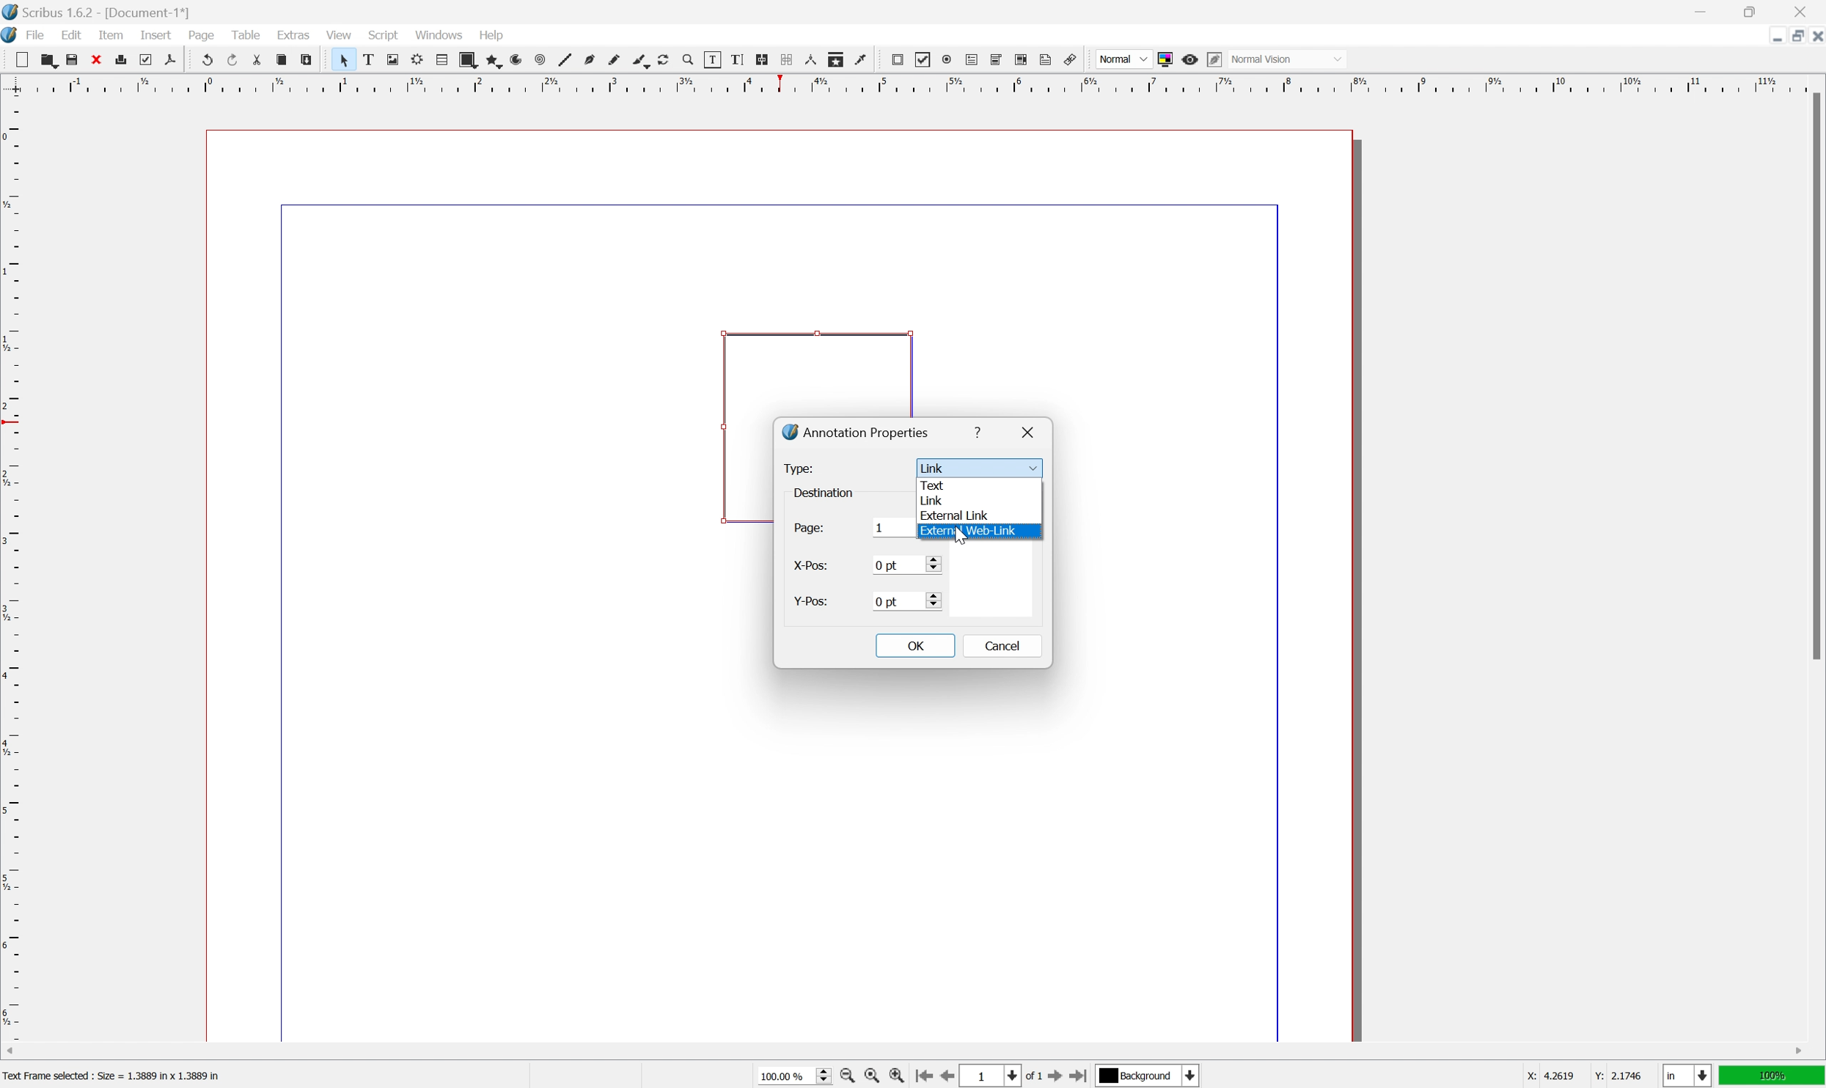 Image resolution: width=1826 pixels, height=1088 pixels. What do you see at coordinates (1151, 1076) in the screenshot?
I see `select current layer` at bounding box center [1151, 1076].